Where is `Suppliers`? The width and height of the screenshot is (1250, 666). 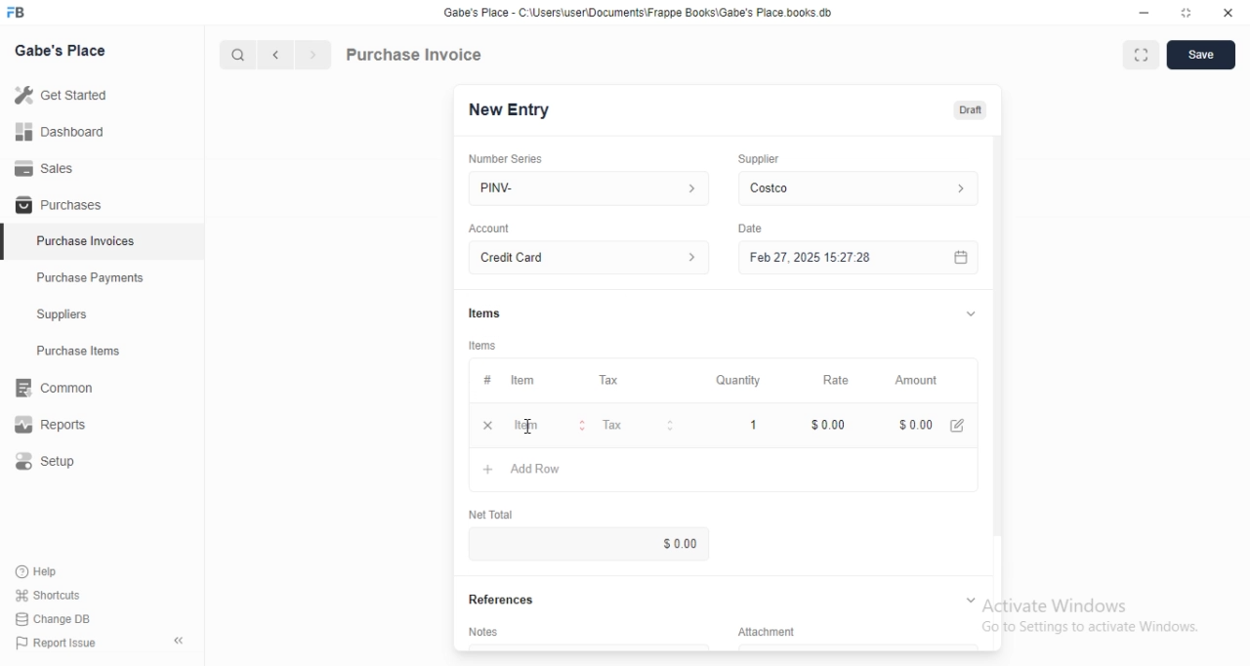 Suppliers is located at coordinates (102, 313).